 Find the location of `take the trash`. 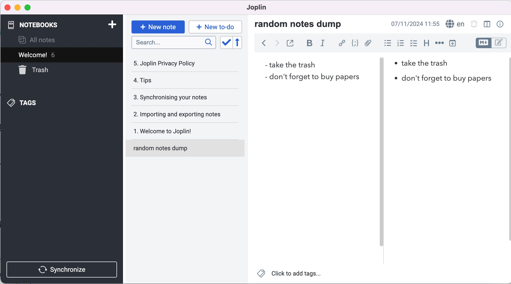

take the trash is located at coordinates (428, 65).